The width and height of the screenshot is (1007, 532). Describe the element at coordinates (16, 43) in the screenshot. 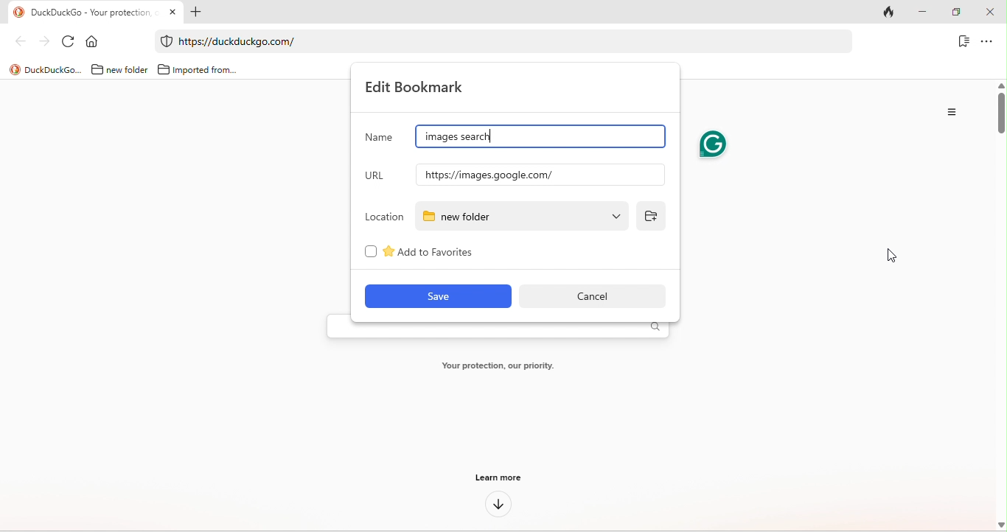

I see `back` at that location.